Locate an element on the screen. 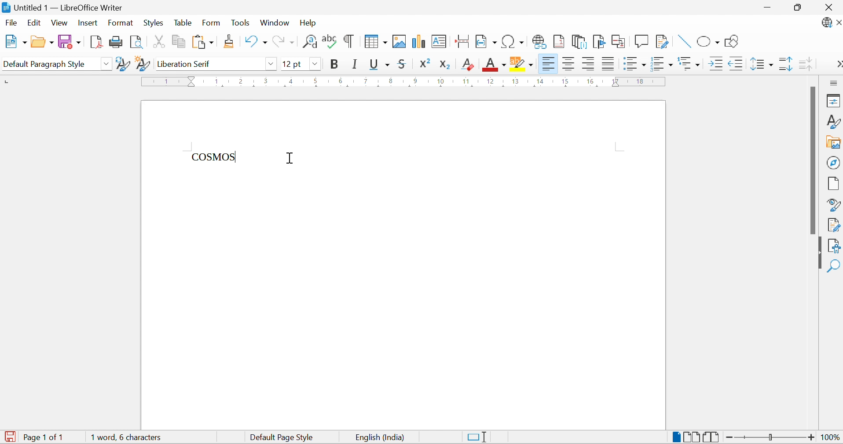 The image size is (843, 444). Toggle Formatting Marks is located at coordinates (348, 42).